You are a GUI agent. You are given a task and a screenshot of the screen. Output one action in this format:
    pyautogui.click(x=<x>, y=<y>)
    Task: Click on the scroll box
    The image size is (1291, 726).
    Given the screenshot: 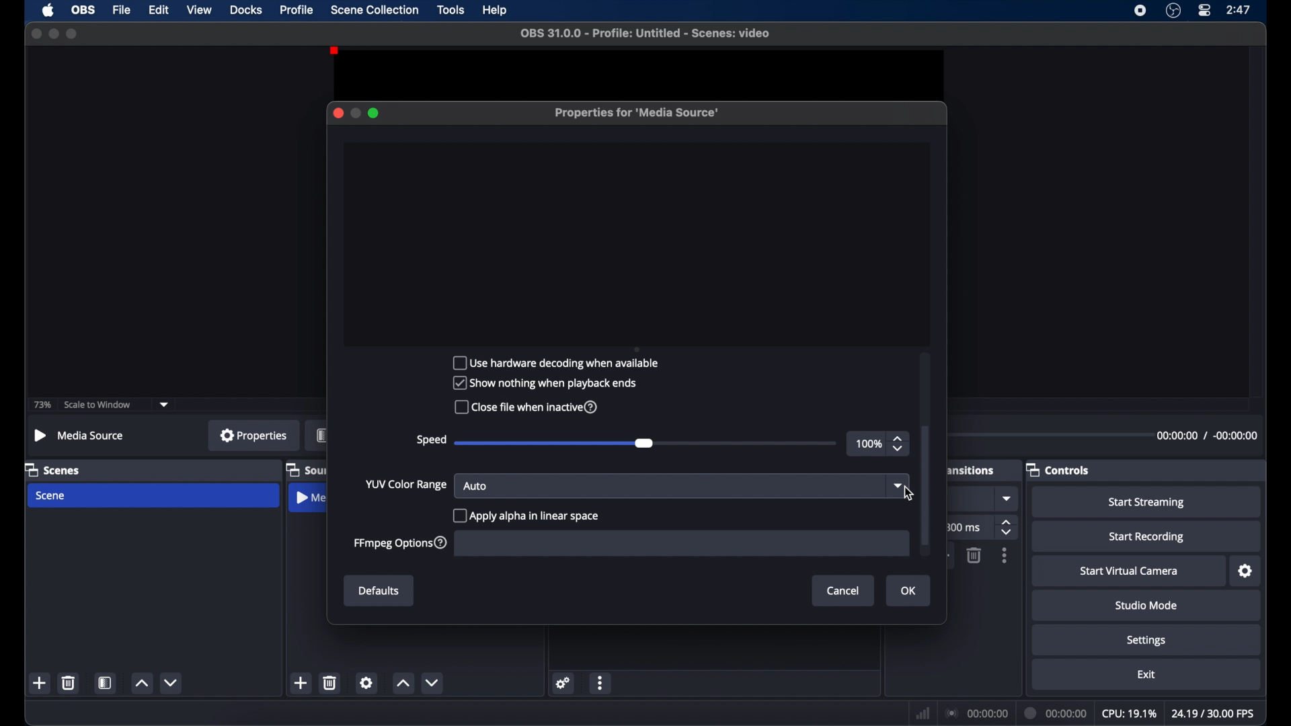 What is the action you would take?
    pyautogui.click(x=927, y=485)
    